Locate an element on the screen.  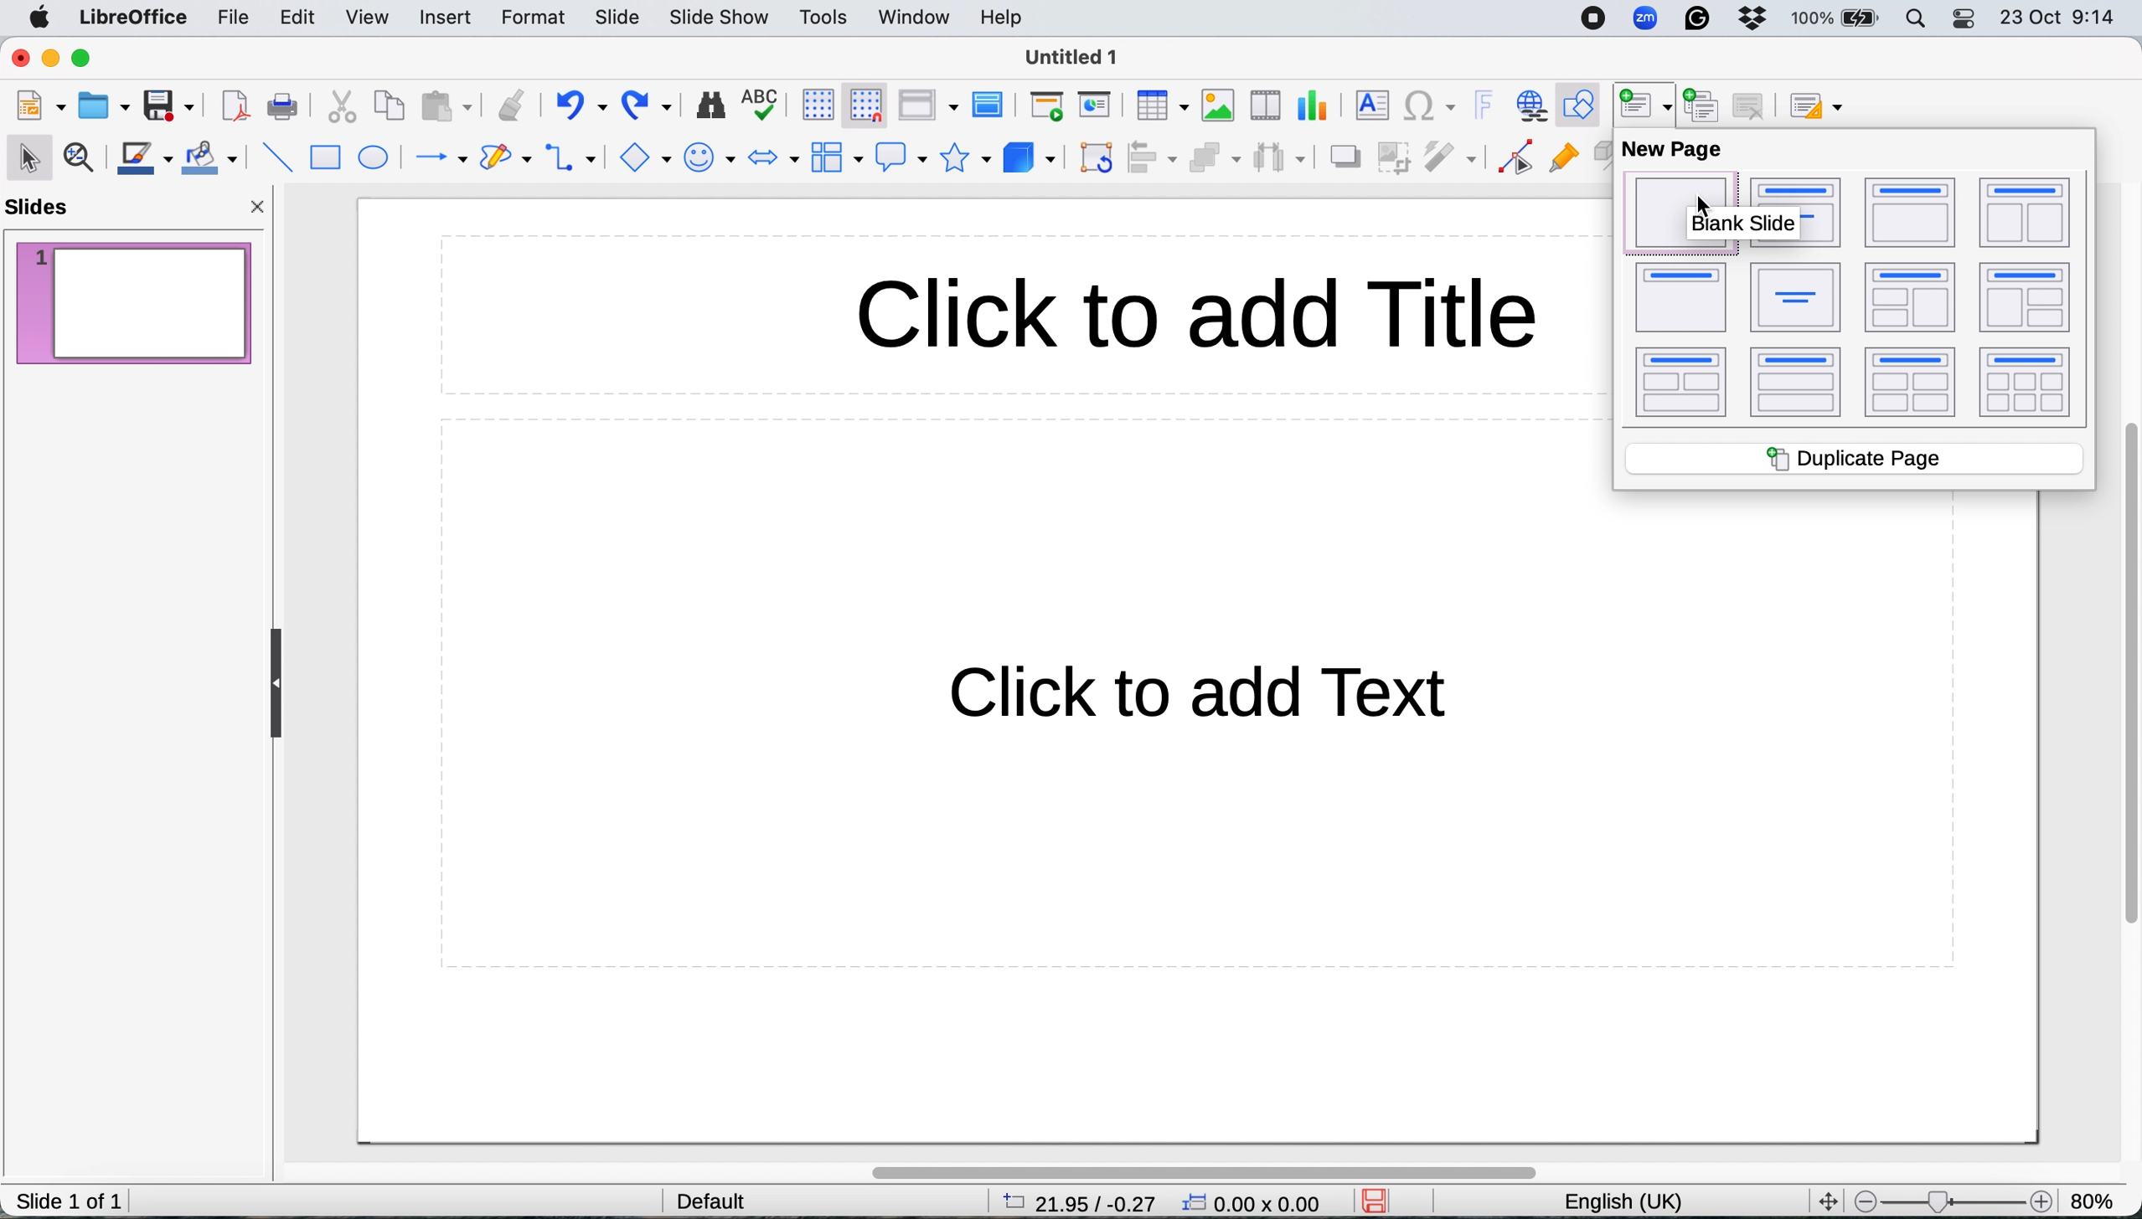
screen recorder is located at coordinates (1592, 20).